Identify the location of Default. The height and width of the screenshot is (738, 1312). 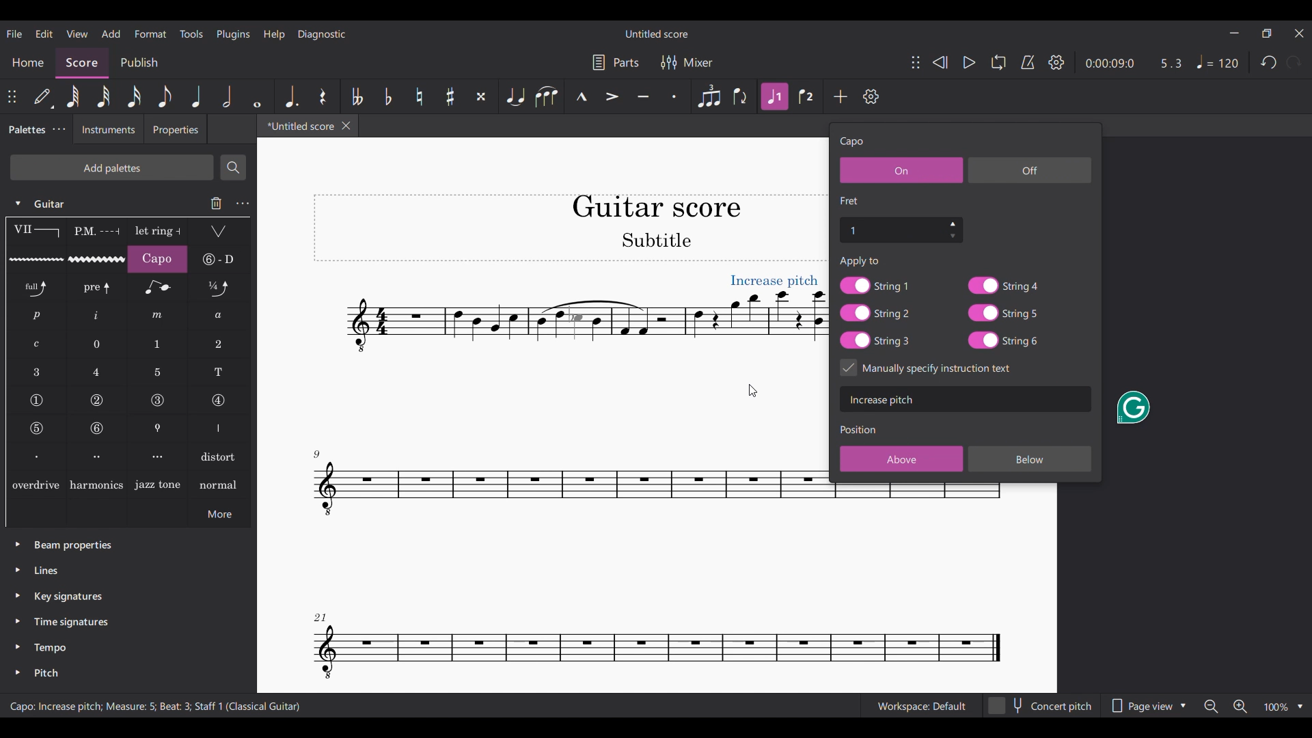
(44, 97).